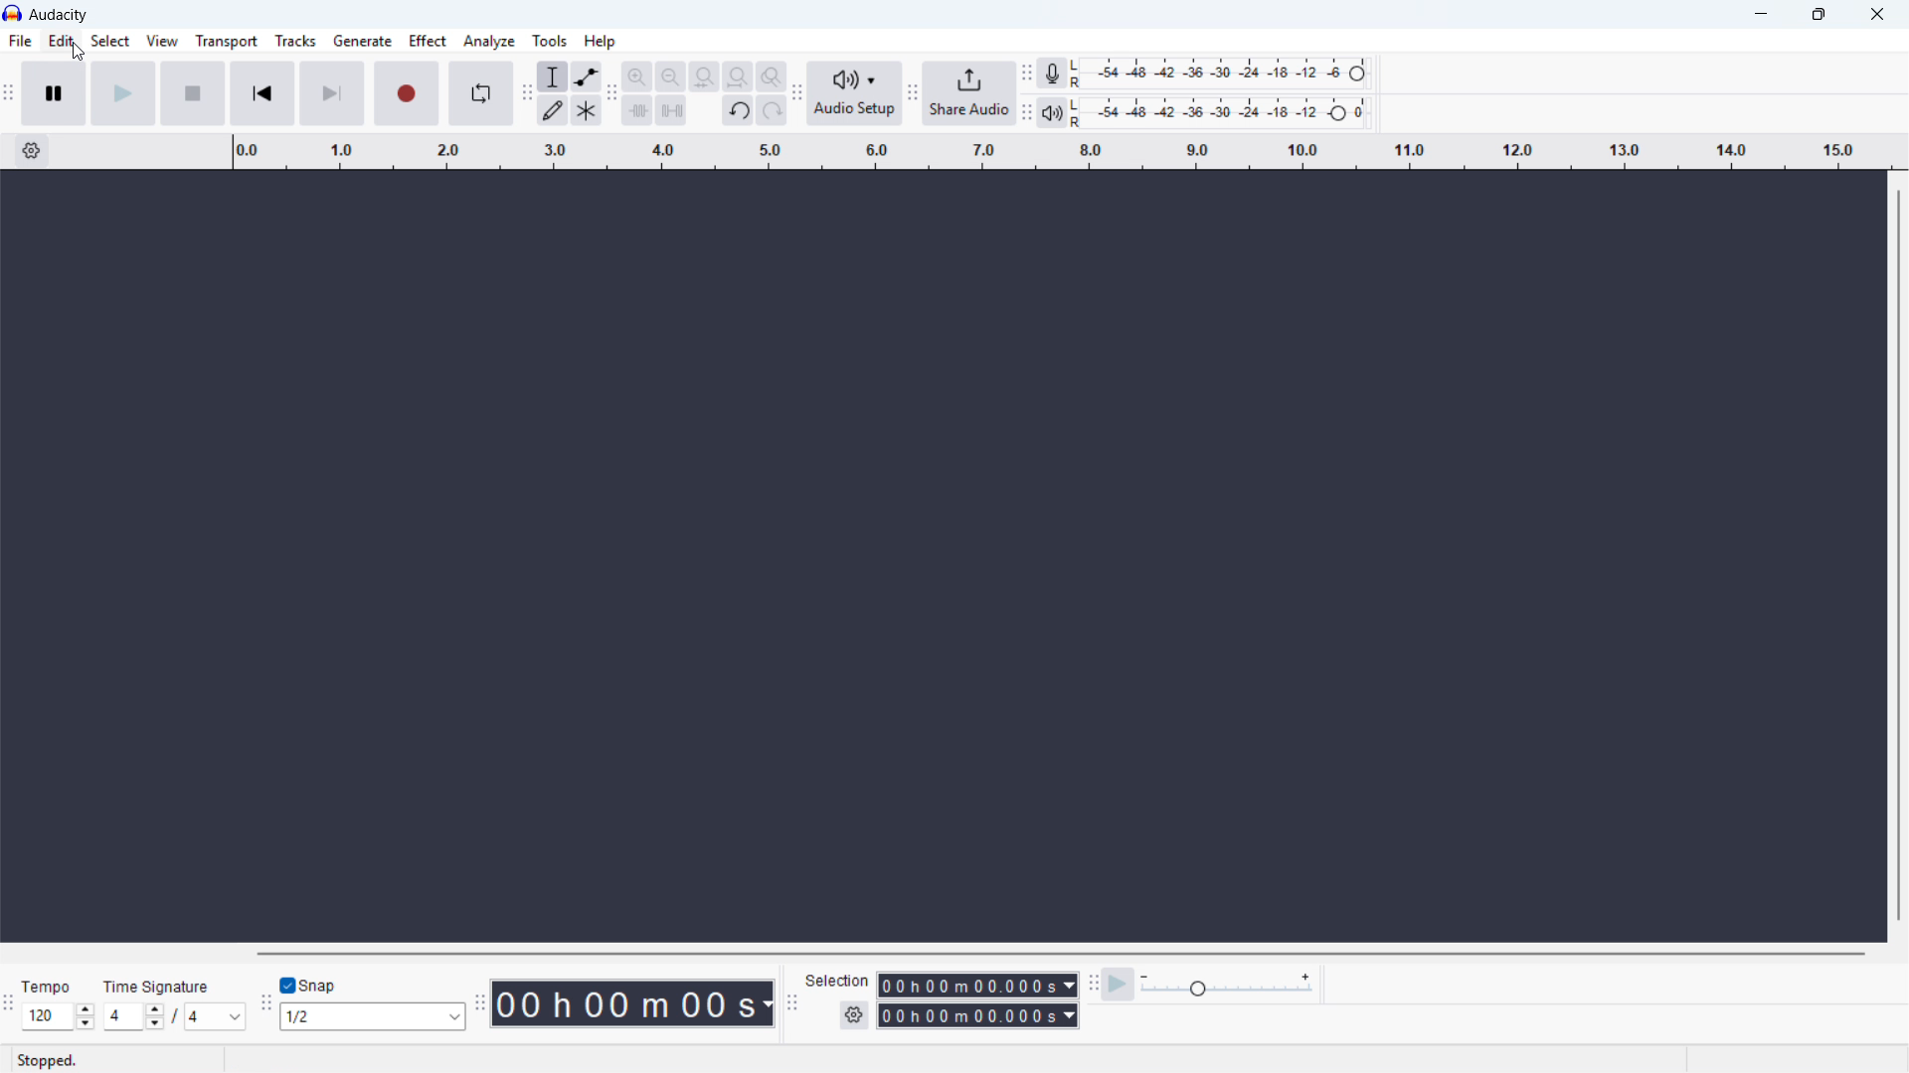  I want to click on share audio, so click(969, 92).